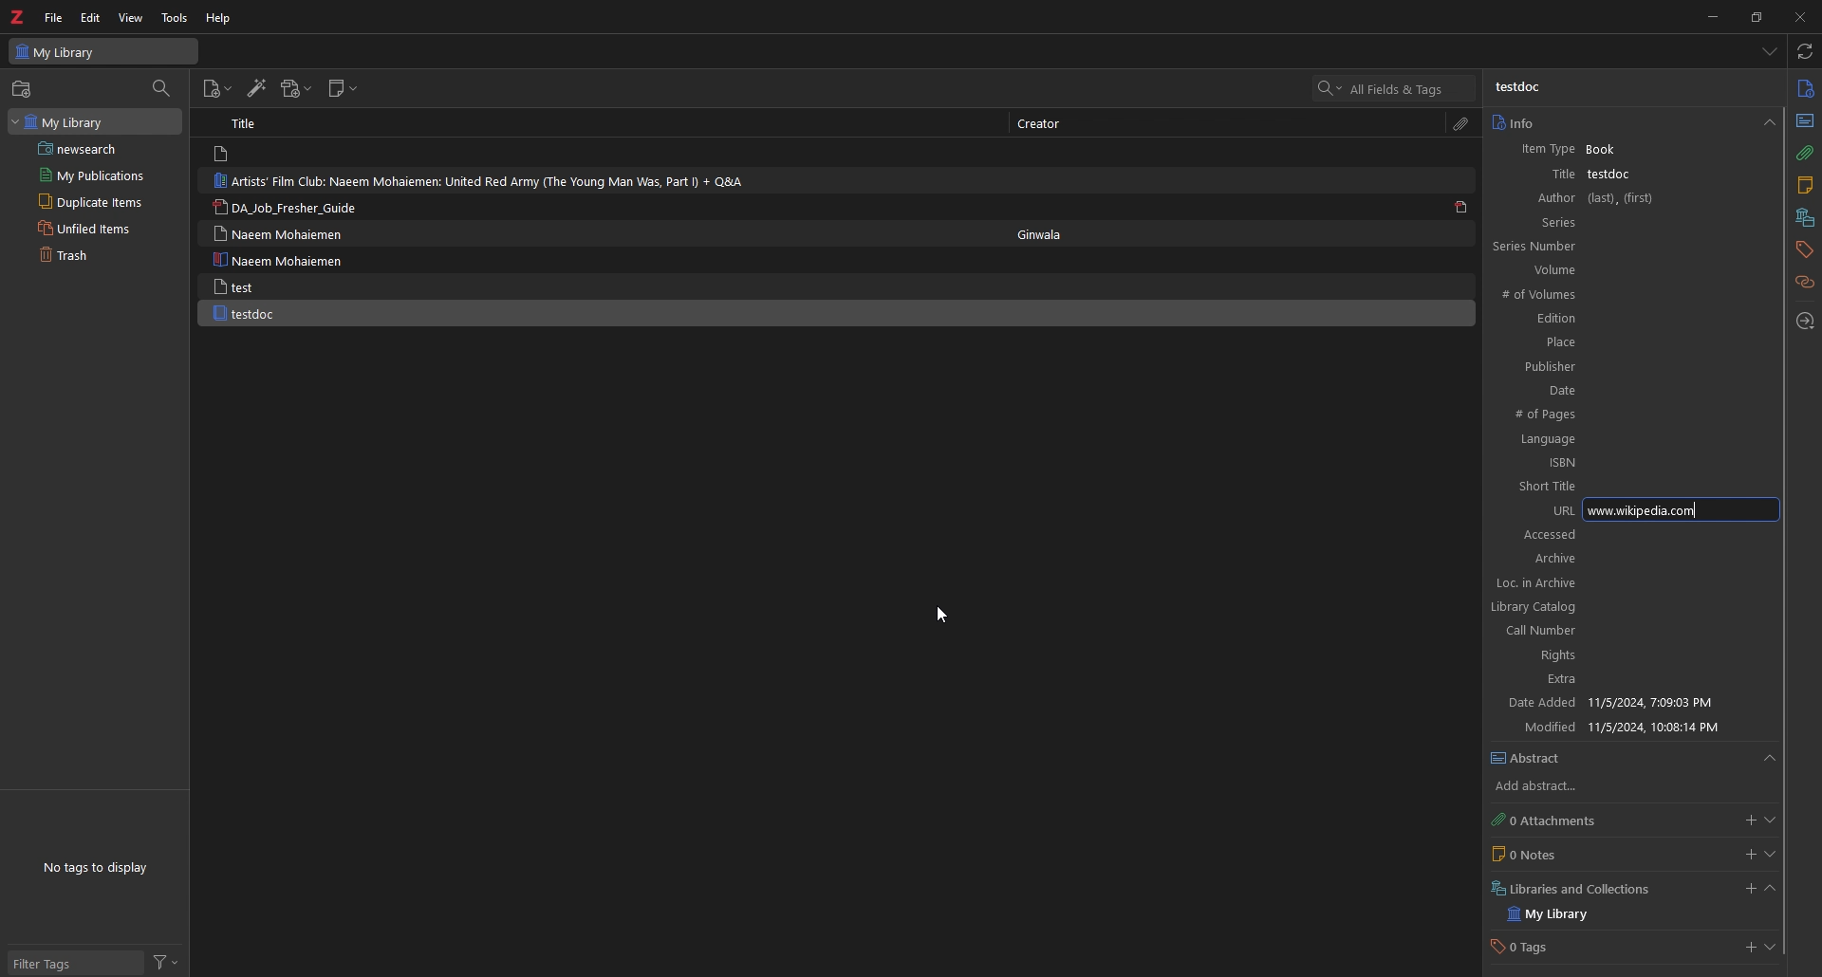 Image resolution: width=1822 pixels, height=977 pixels. What do you see at coordinates (277, 260) in the screenshot?
I see `Naeem Mohaiemen` at bounding box center [277, 260].